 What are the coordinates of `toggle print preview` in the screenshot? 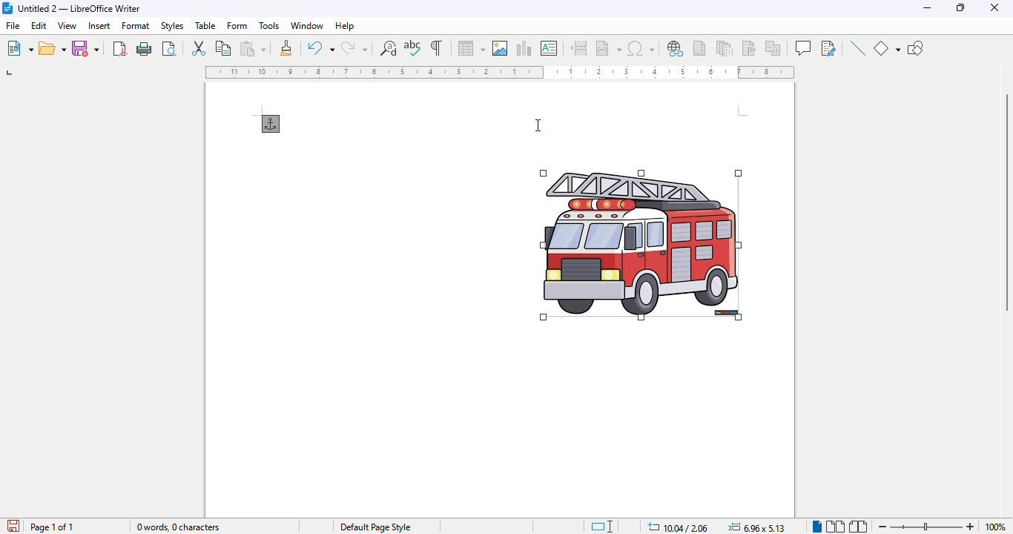 It's located at (169, 48).